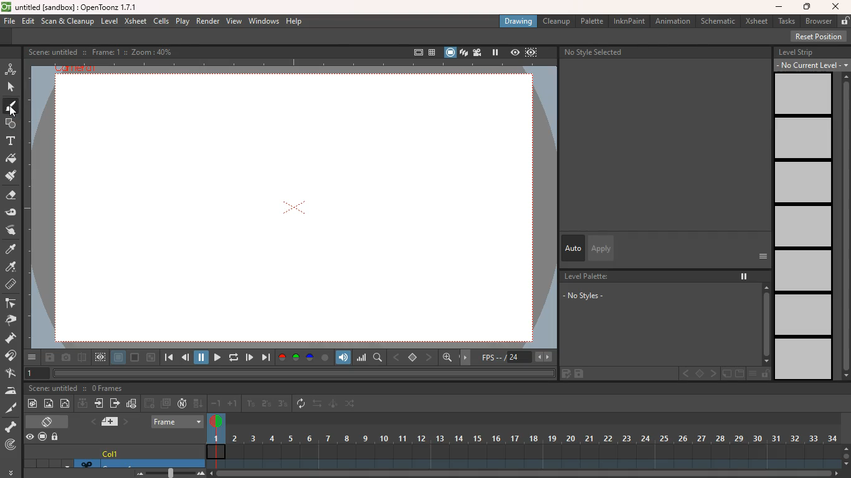 The width and height of the screenshot is (851, 478). I want to click on measure, so click(12, 285).